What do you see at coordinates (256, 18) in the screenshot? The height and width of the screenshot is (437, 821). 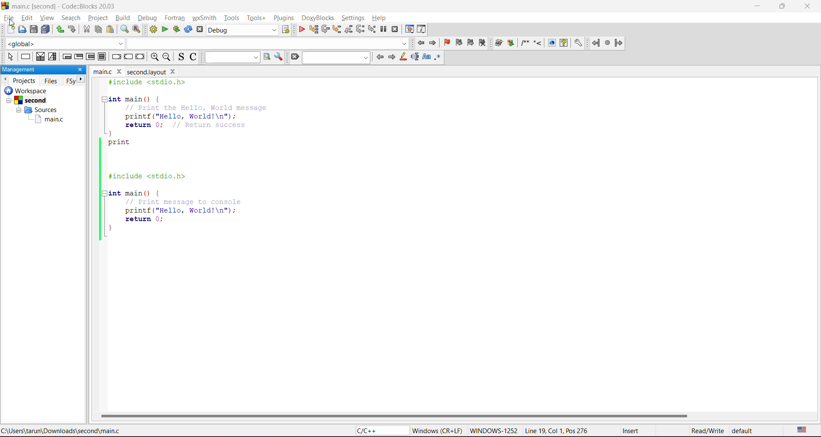 I see `tools+` at bounding box center [256, 18].